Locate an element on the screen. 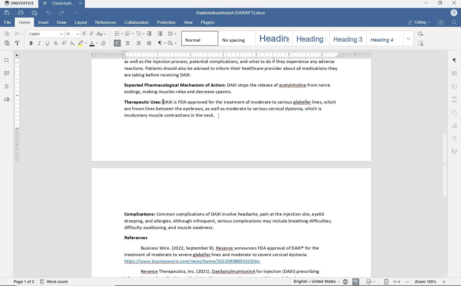  copy is located at coordinates (7, 34).